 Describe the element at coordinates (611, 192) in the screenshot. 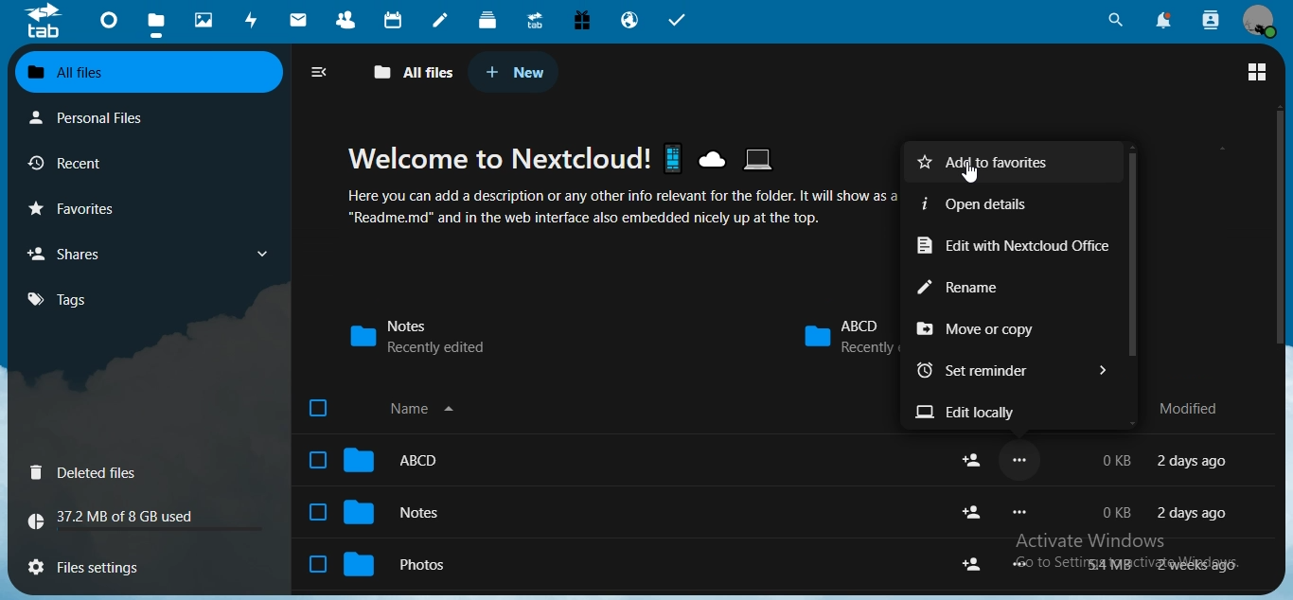

I see `text` at that location.